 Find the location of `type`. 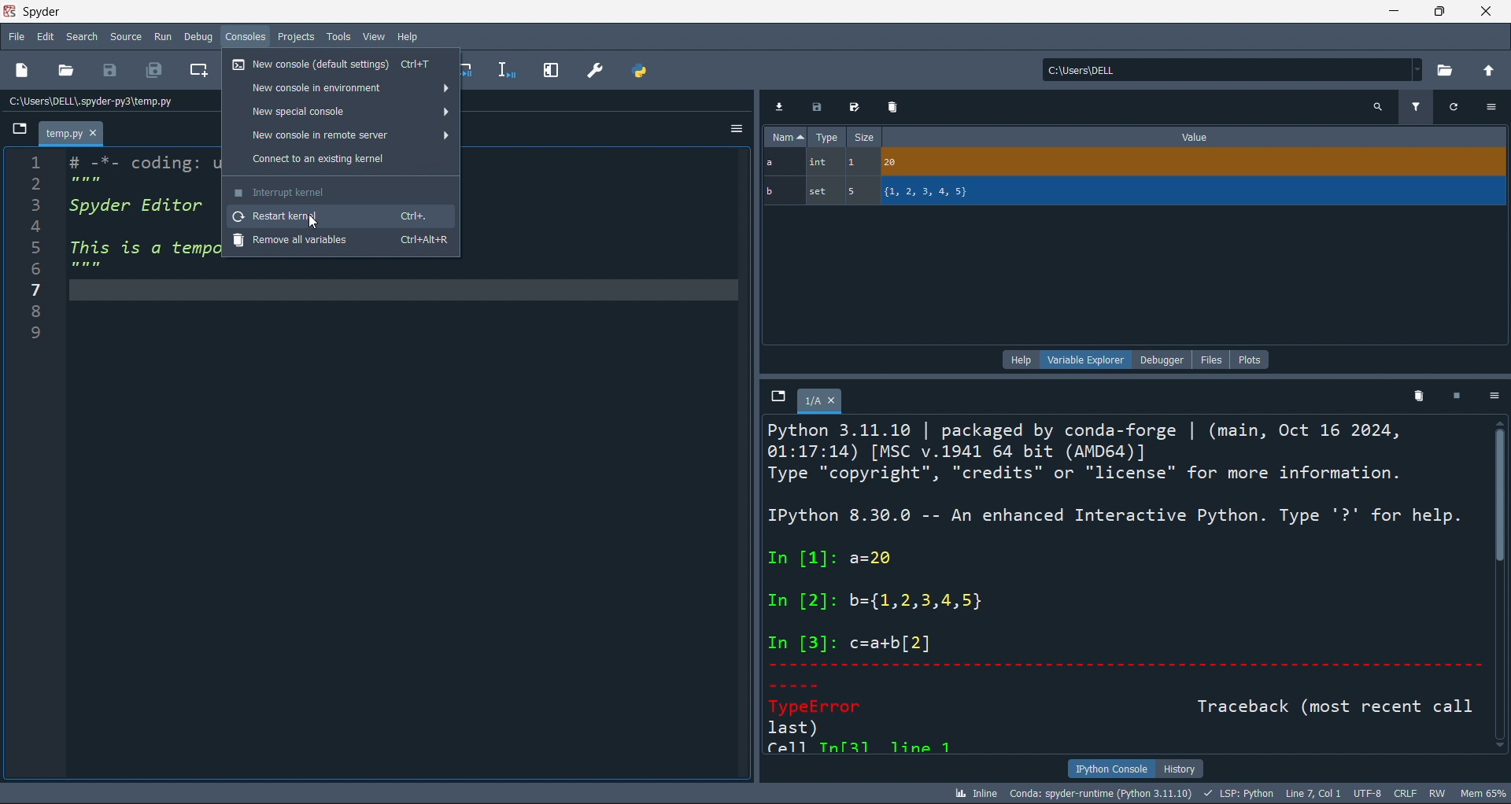

type is located at coordinates (829, 137).